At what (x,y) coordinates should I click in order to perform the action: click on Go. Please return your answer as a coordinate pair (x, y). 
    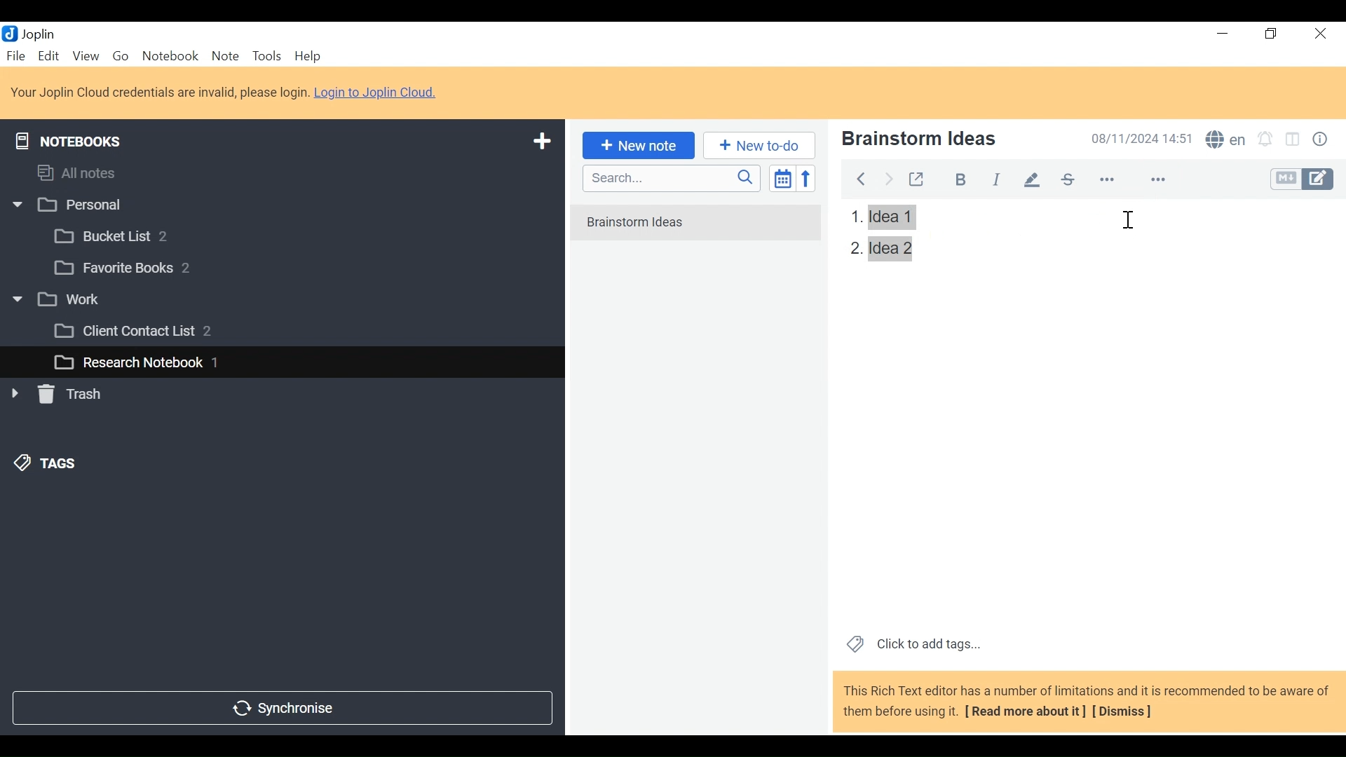
    Looking at the image, I should click on (120, 55).